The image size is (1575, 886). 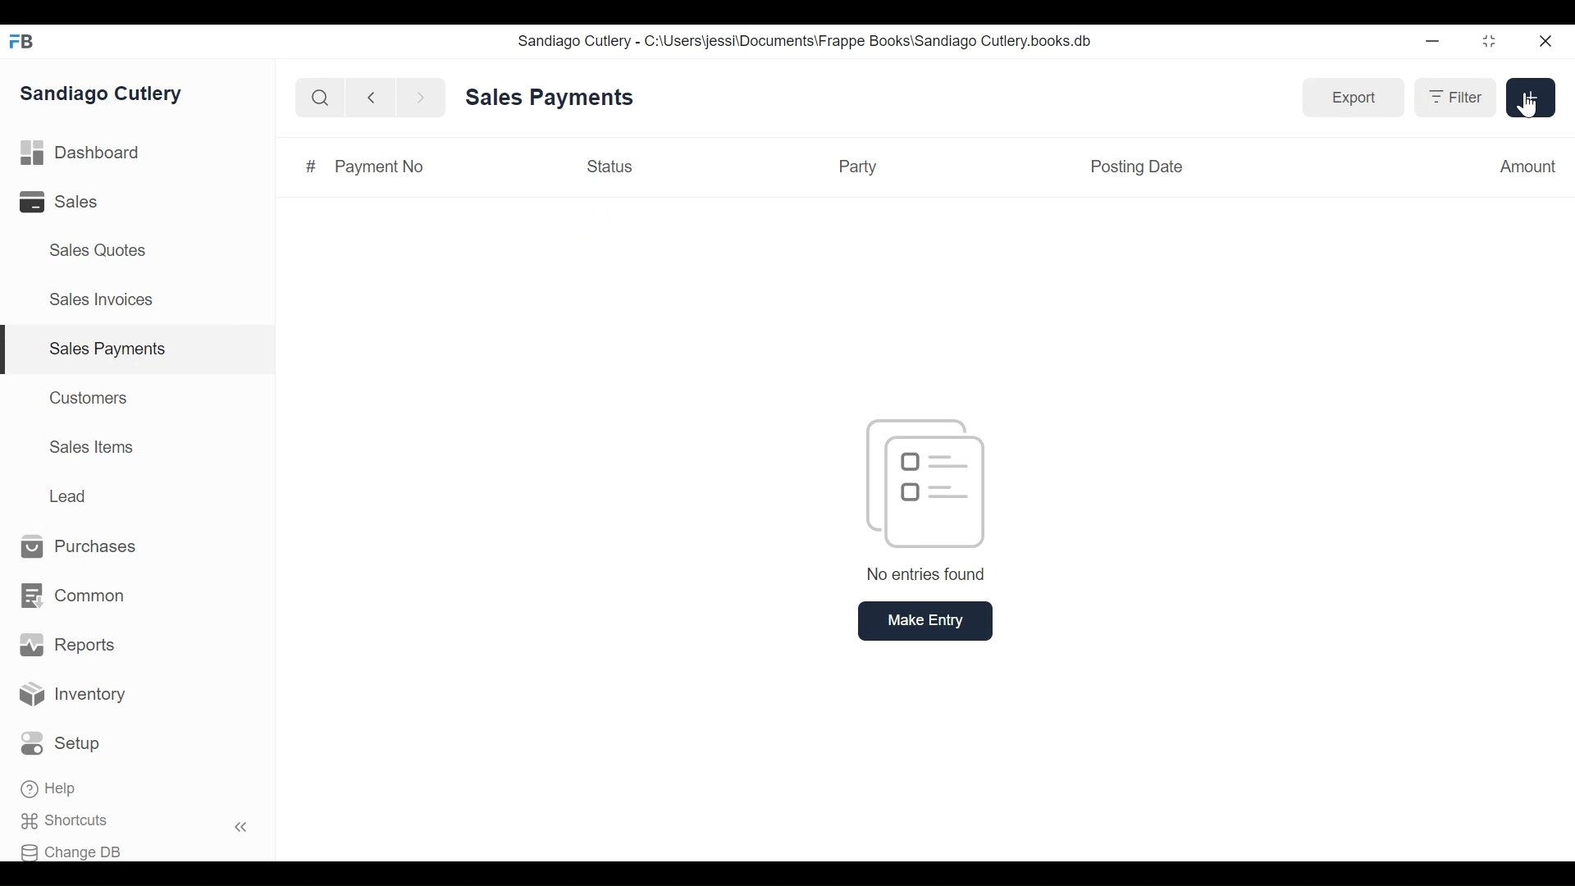 I want to click on Sandiago Cutlery - C:\Users\jessi\Documents\Frappe Books\Sandiago Cutlery.books.db, so click(x=805, y=40).